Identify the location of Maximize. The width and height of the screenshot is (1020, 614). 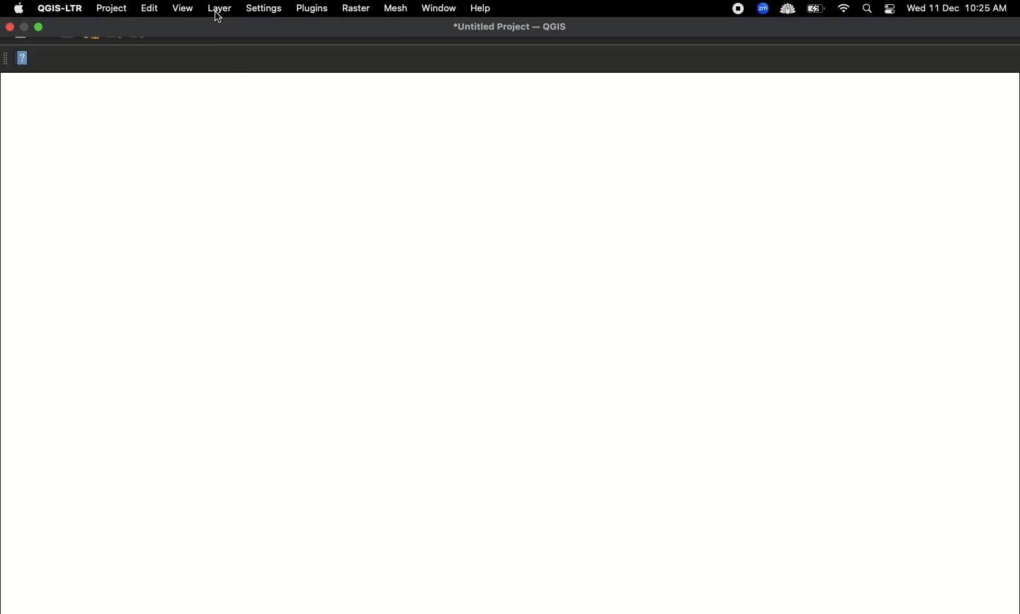
(41, 28).